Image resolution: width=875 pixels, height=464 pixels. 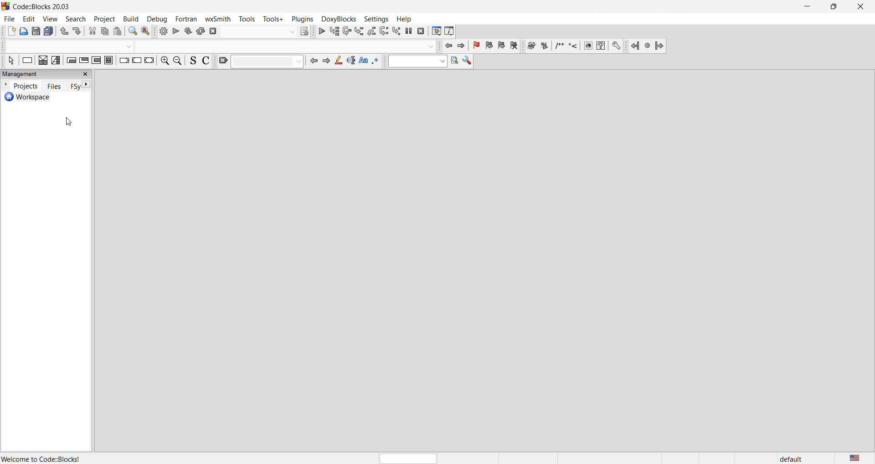 What do you see at coordinates (338, 18) in the screenshot?
I see `doxyBlocks` at bounding box center [338, 18].